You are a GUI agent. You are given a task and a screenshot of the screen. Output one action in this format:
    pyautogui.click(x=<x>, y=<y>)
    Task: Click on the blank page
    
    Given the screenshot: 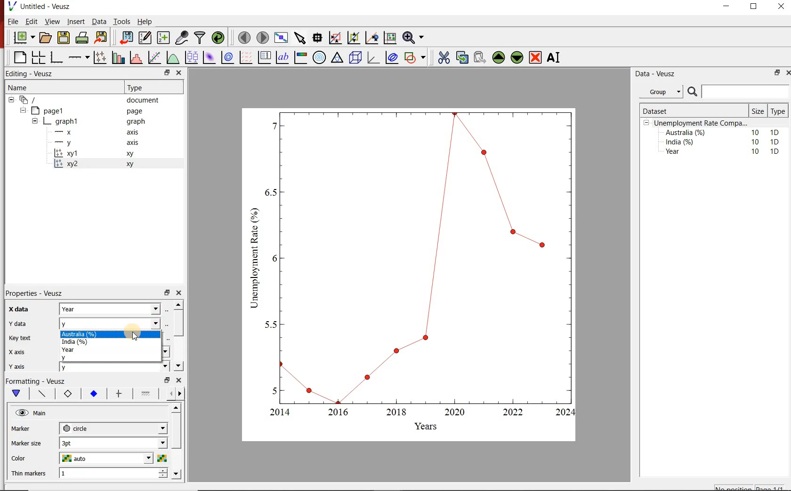 What is the action you would take?
    pyautogui.click(x=19, y=56)
    